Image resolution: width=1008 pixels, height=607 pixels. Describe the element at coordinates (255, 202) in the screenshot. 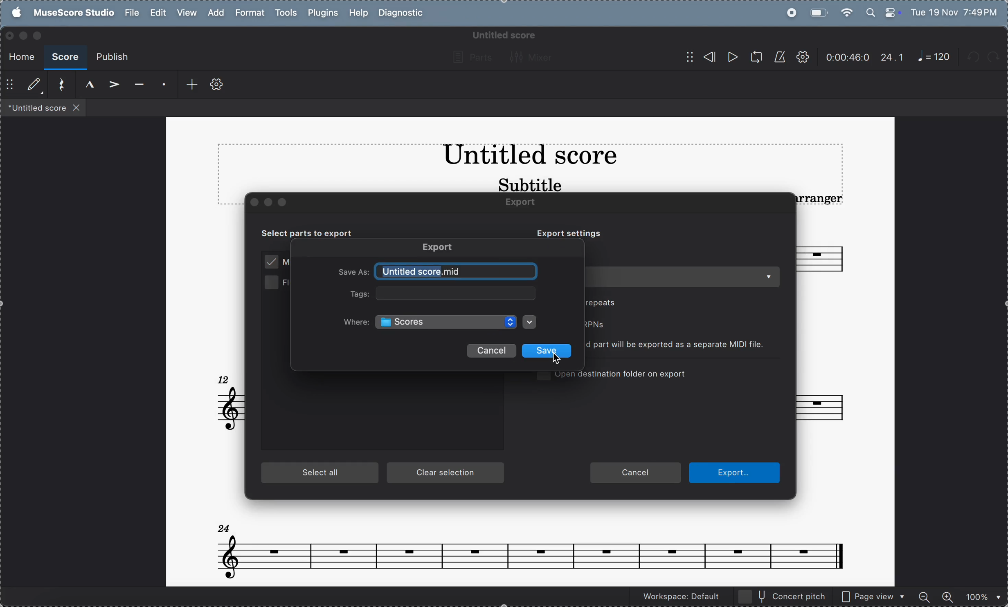

I see `close` at that location.